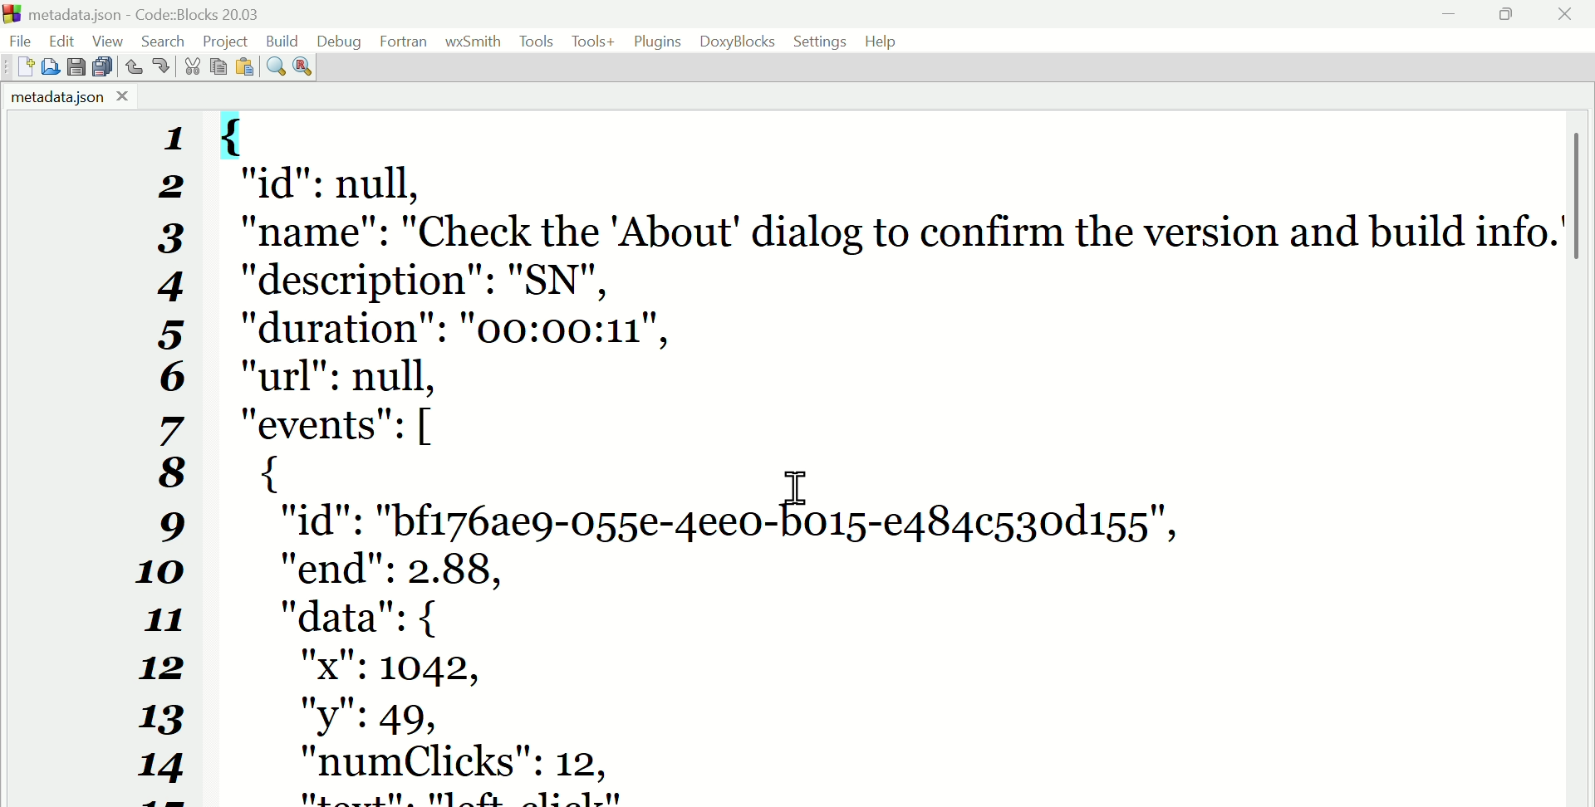 Image resolution: width=1595 pixels, height=807 pixels. I want to click on Replace, so click(302, 65).